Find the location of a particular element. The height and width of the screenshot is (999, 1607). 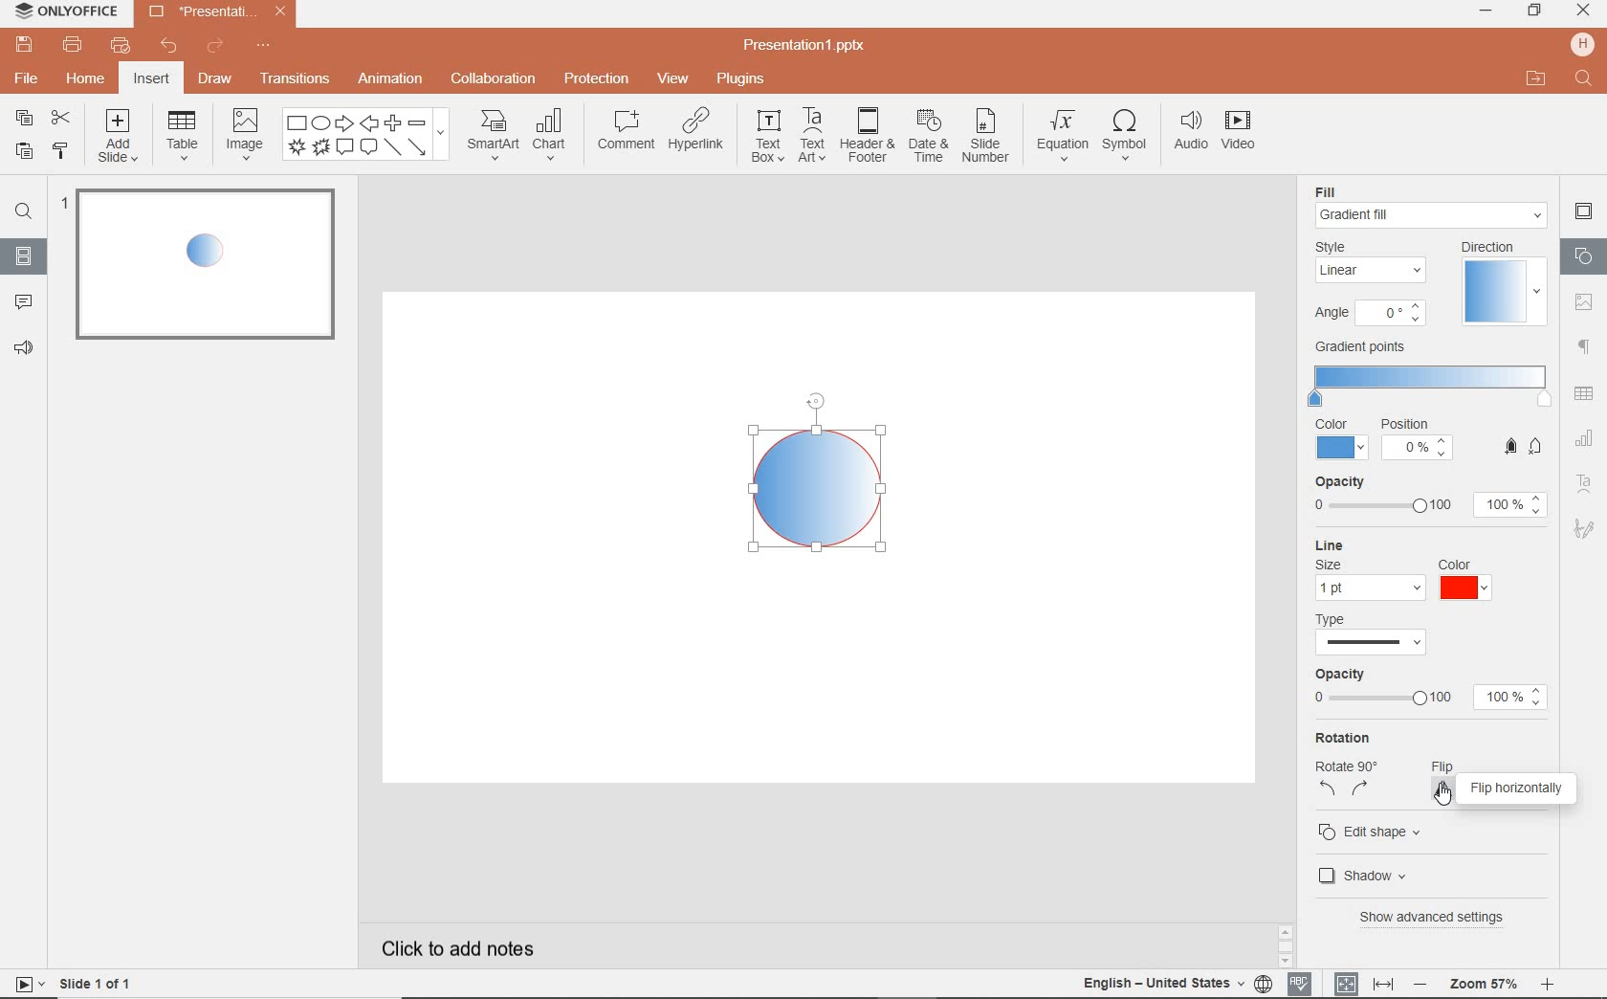

comment is located at coordinates (626, 129).